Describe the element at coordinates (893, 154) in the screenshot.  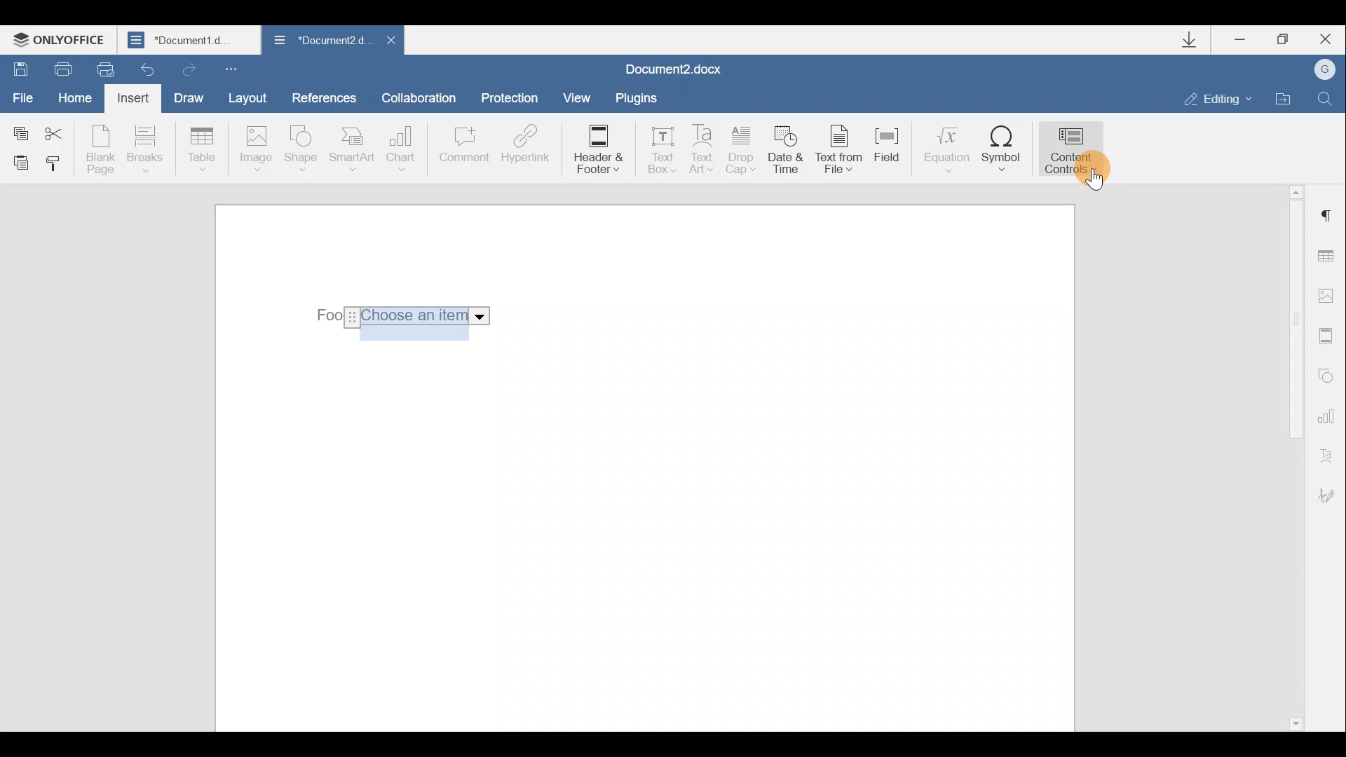
I see `Field` at that location.